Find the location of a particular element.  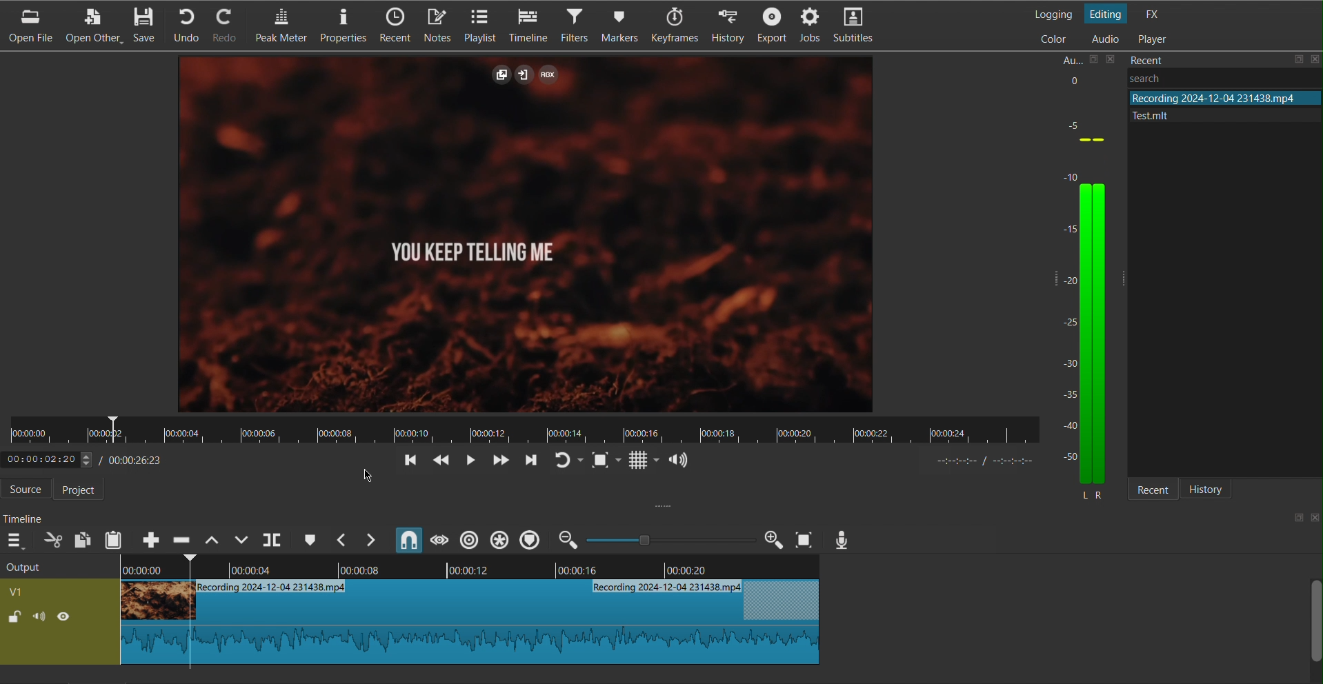

Timeline  is located at coordinates (28, 518).